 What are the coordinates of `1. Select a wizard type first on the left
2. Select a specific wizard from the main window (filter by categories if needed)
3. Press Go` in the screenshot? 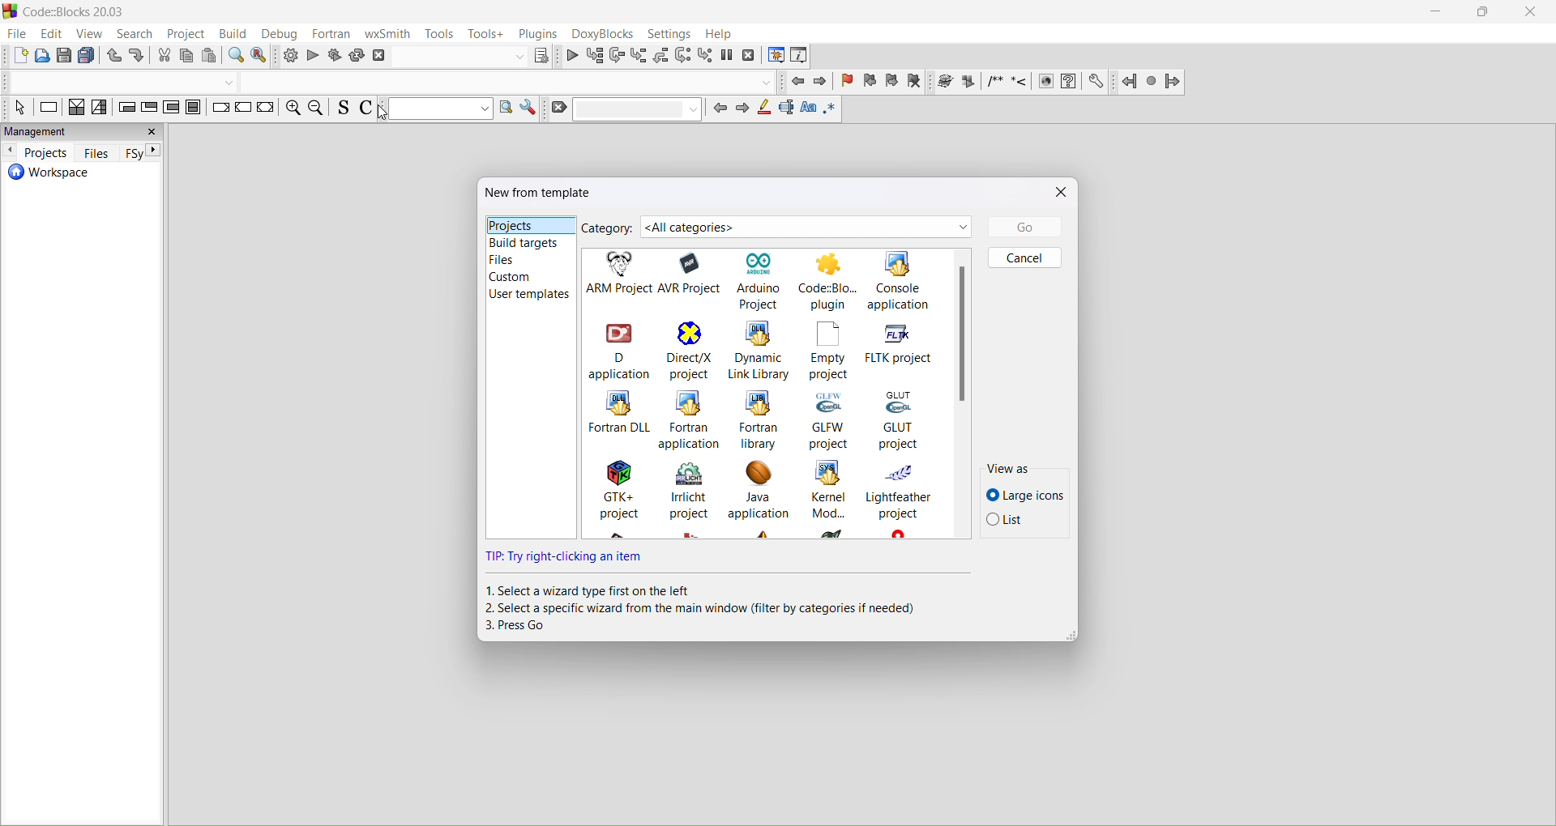 It's located at (713, 610).